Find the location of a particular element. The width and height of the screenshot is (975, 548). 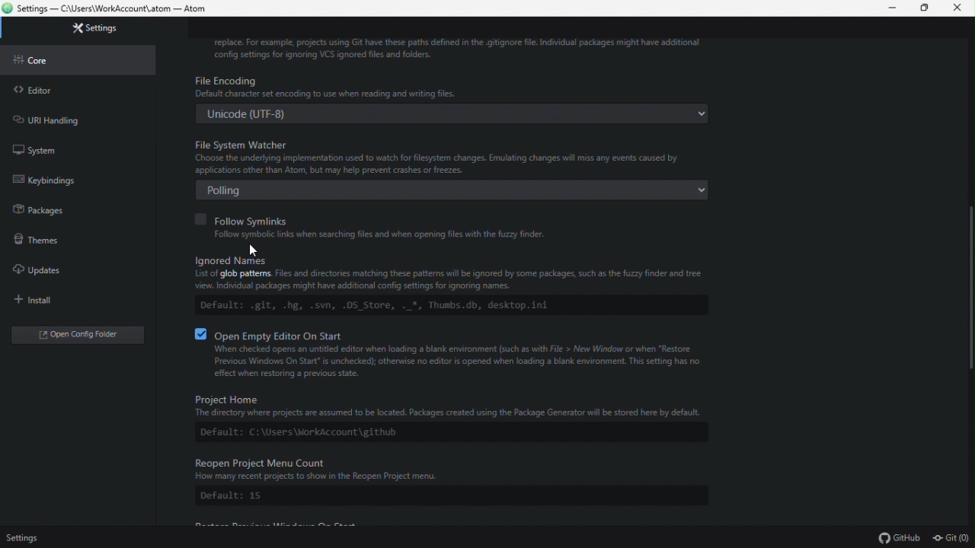

close is located at coordinates (958, 8).